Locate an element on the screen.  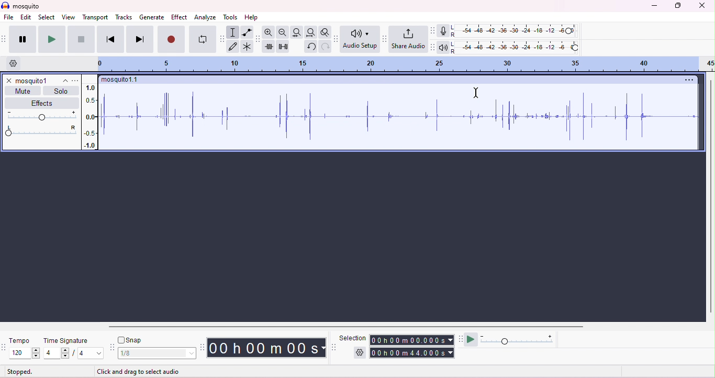
tempo is located at coordinates (18, 340).